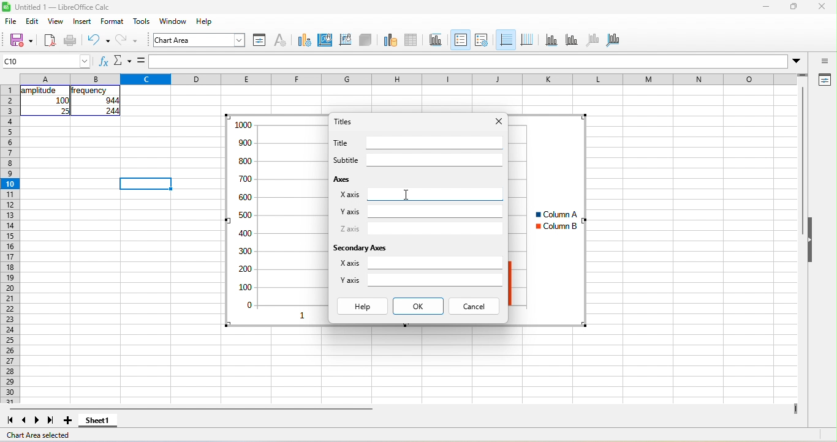  Describe the element at coordinates (276, 220) in the screenshot. I see `Column chart` at that location.